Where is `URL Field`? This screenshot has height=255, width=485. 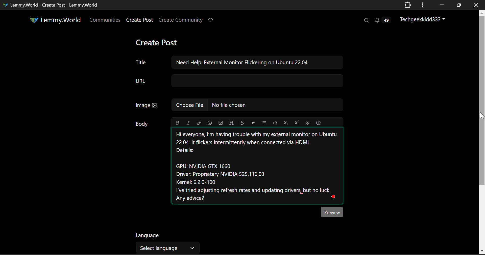
URL Field is located at coordinates (235, 80).